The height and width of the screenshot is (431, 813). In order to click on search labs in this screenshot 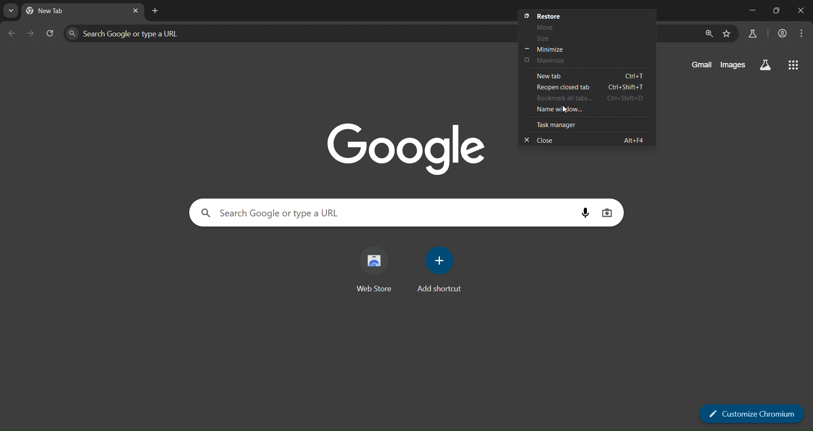, I will do `click(752, 33)`.